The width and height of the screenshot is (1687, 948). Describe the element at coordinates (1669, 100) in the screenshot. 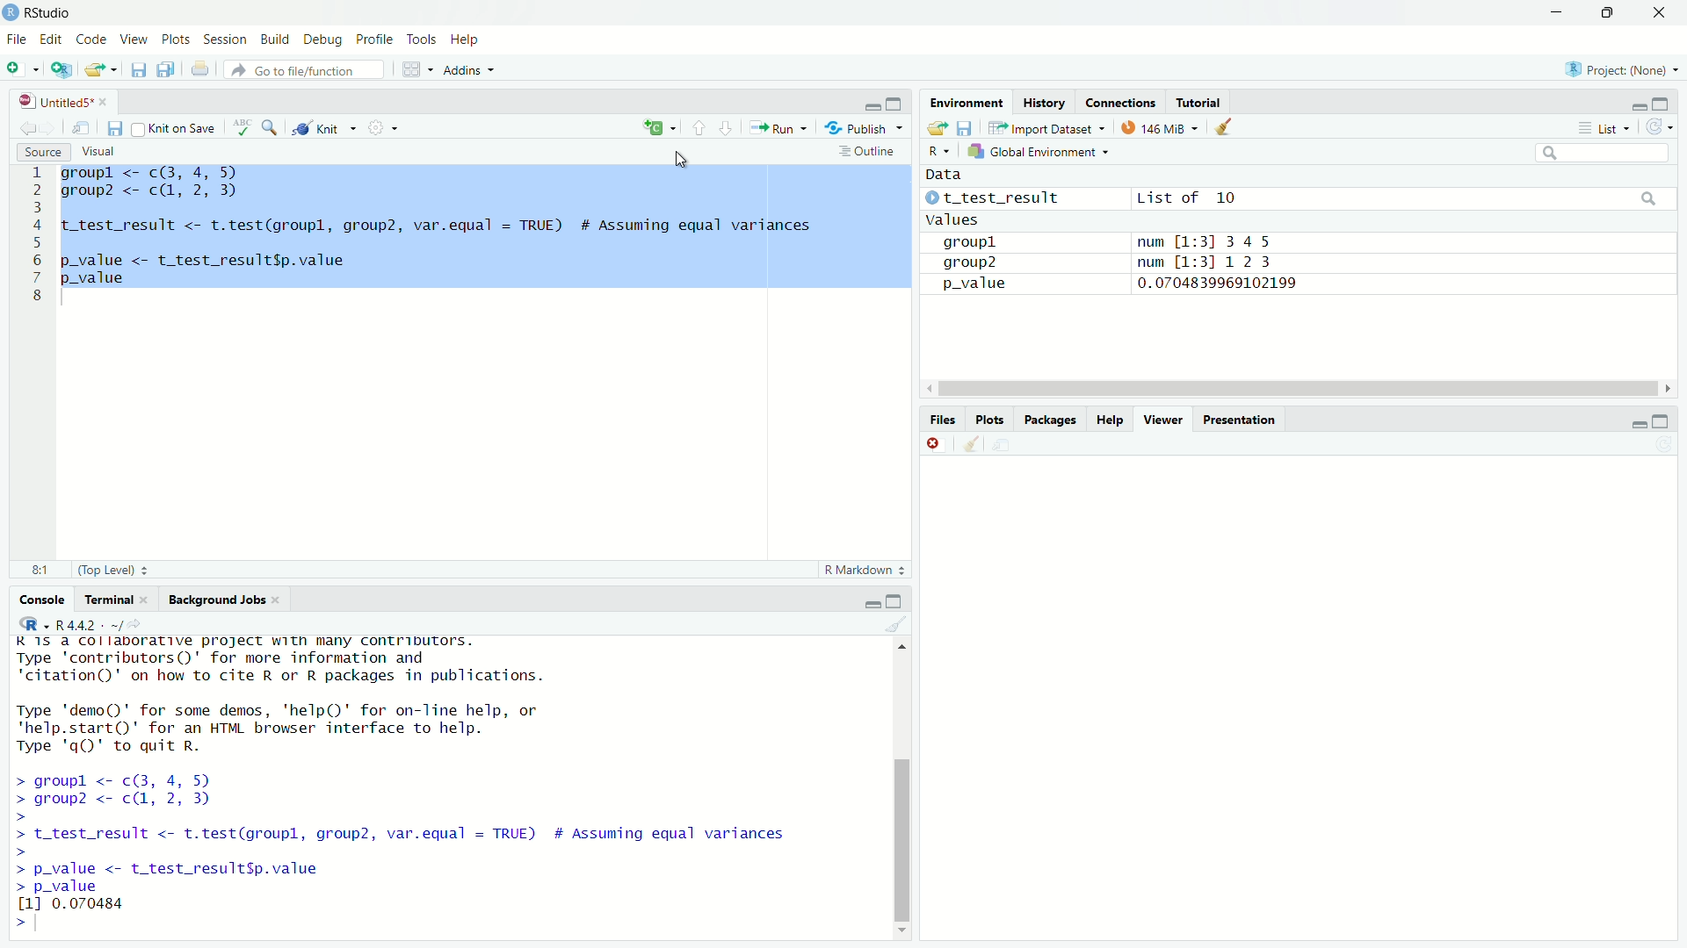

I see `maximise` at that location.